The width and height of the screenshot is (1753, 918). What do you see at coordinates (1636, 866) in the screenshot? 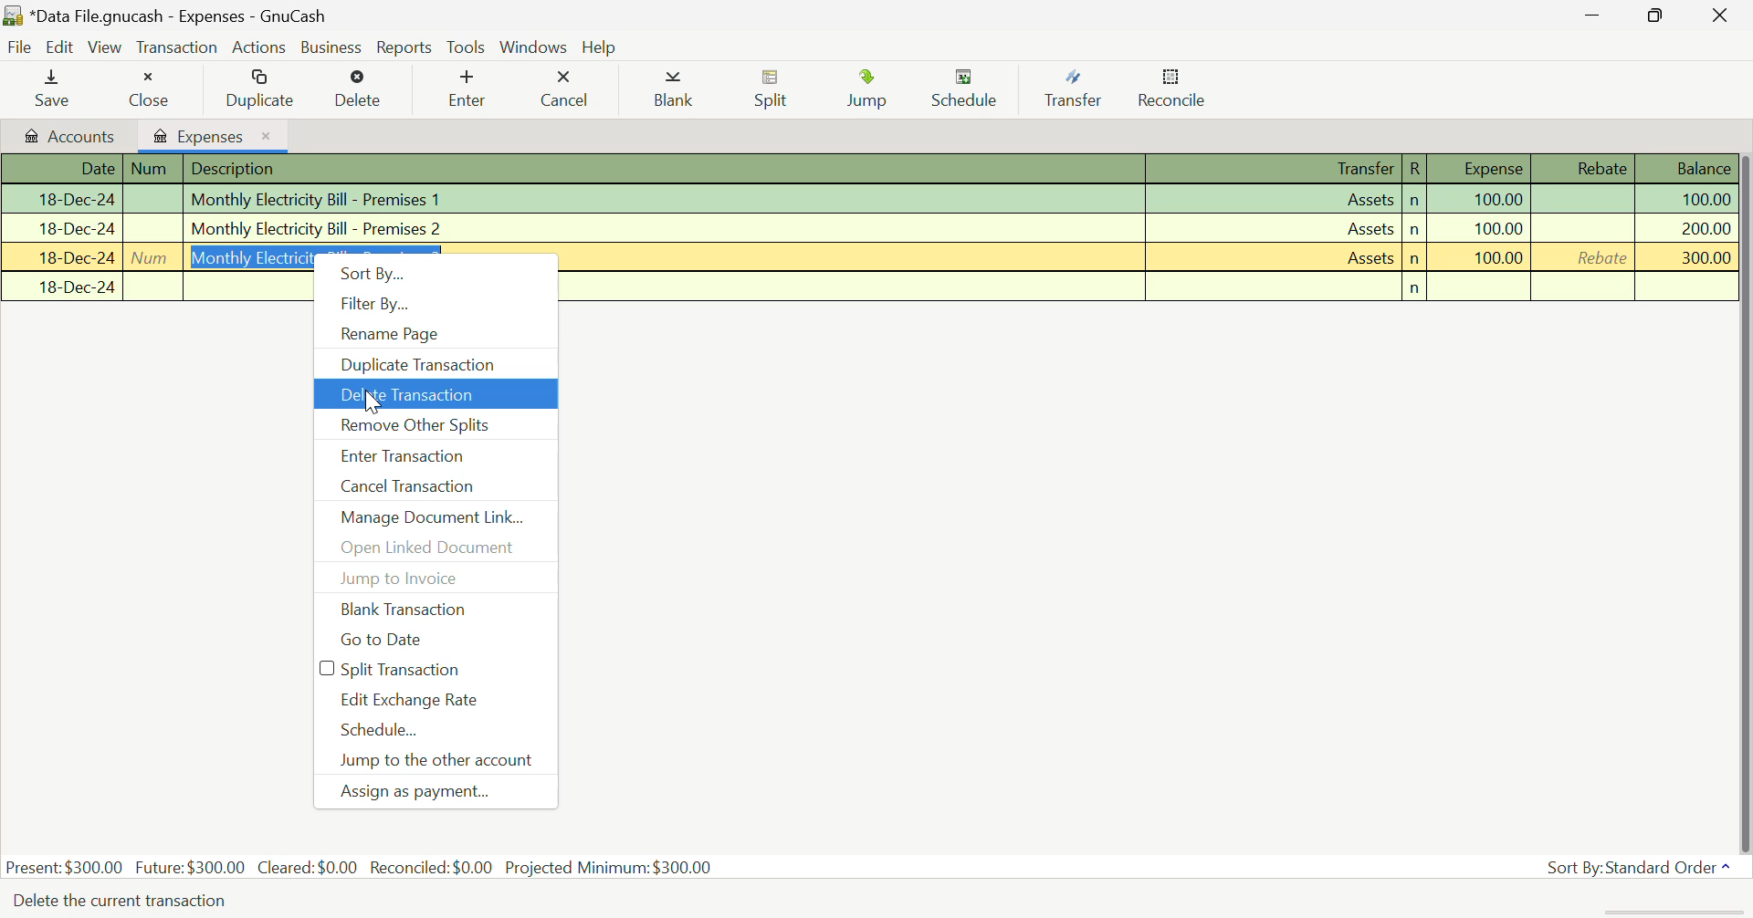
I see `Sort By: Standard Order` at bounding box center [1636, 866].